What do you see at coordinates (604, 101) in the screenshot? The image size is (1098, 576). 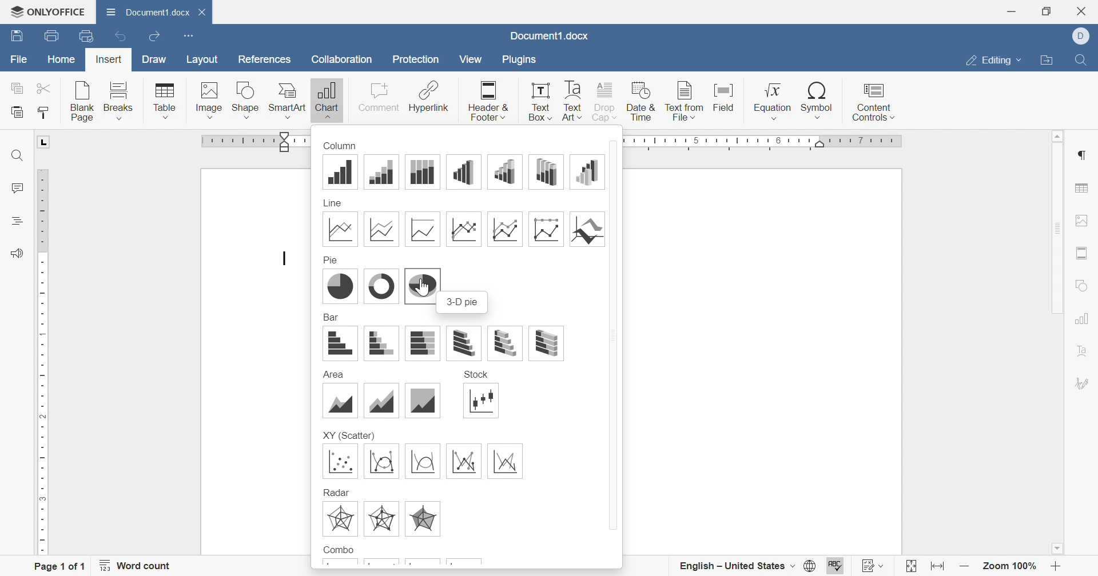 I see `Drop Cap` at bounding box center [604, 101].